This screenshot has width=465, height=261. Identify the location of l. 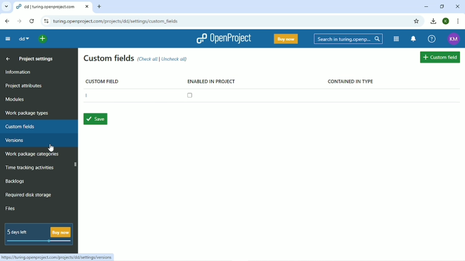
(86, 96).